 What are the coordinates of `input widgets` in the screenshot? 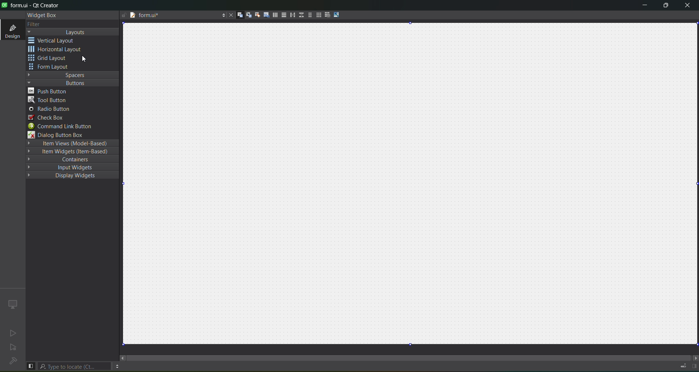 It's located at (69, 167).